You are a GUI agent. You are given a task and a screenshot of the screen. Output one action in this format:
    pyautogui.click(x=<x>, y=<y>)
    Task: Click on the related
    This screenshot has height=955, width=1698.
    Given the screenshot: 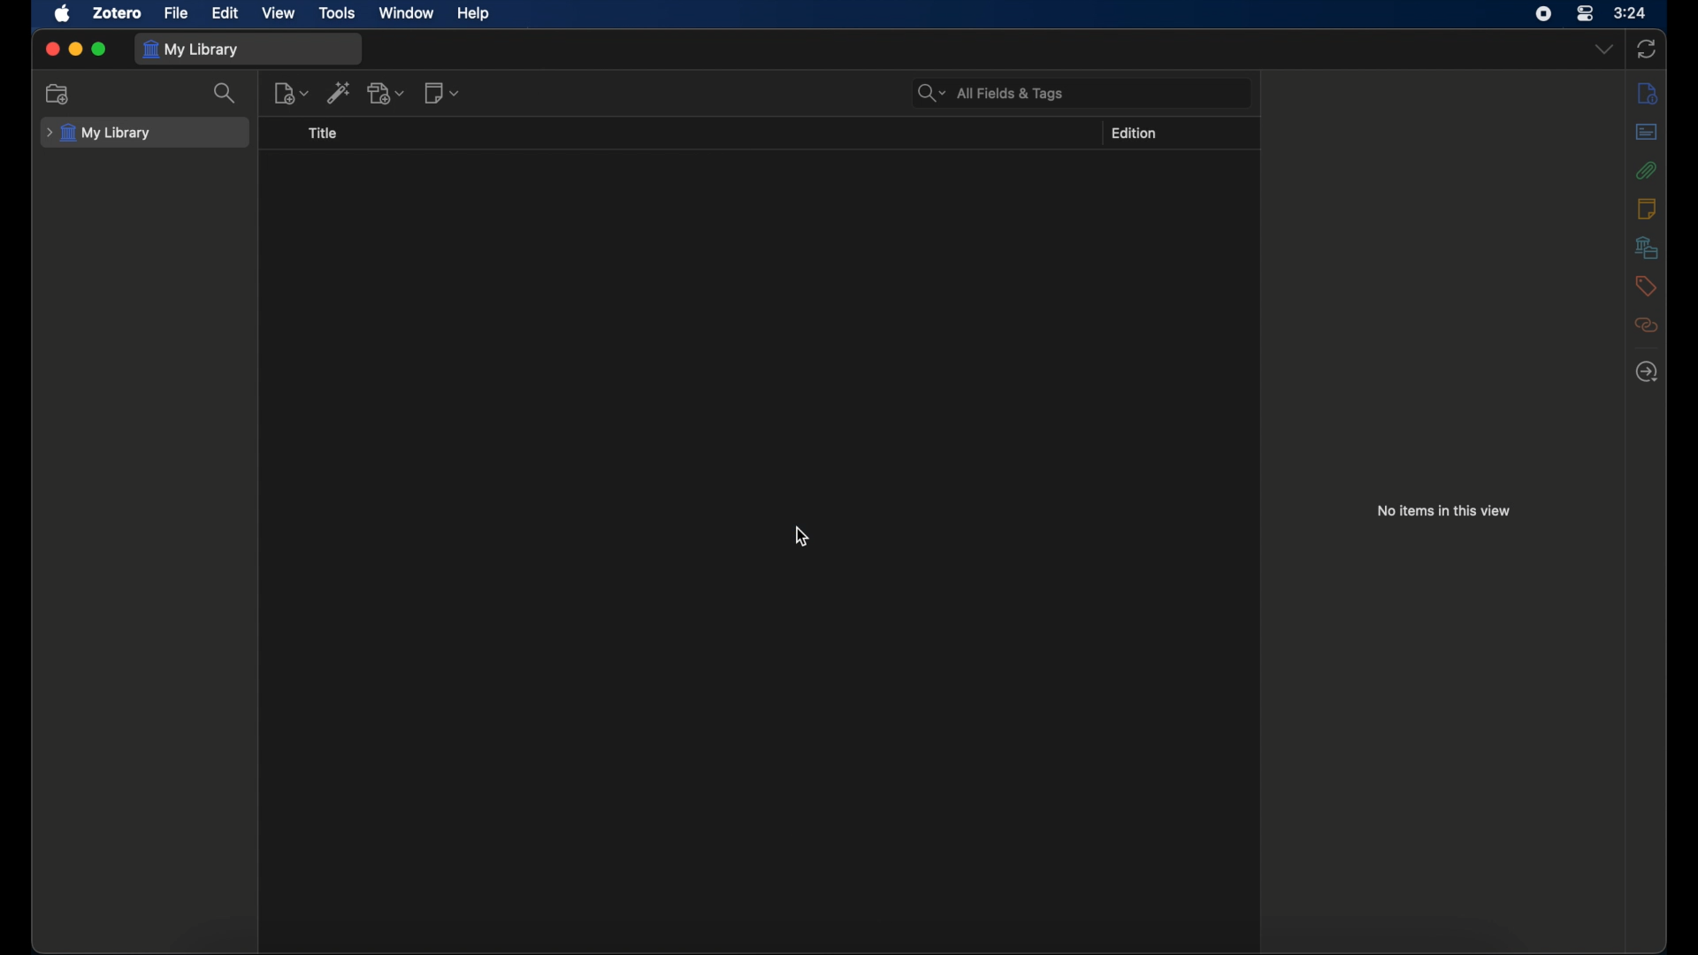 What is the action you would take?
    pyautogui.click(x=1647, y=325)
    